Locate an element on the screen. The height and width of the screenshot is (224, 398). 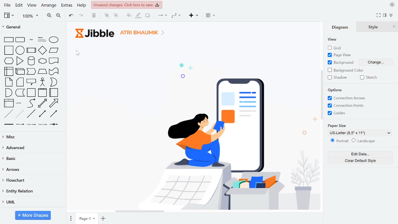
general shapes is located at coordinates (53, 103).